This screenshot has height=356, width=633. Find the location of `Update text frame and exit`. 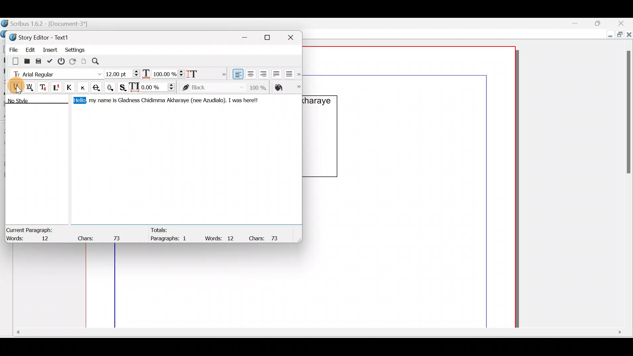

Update text frame and exit is located at coordinates (51, 60).